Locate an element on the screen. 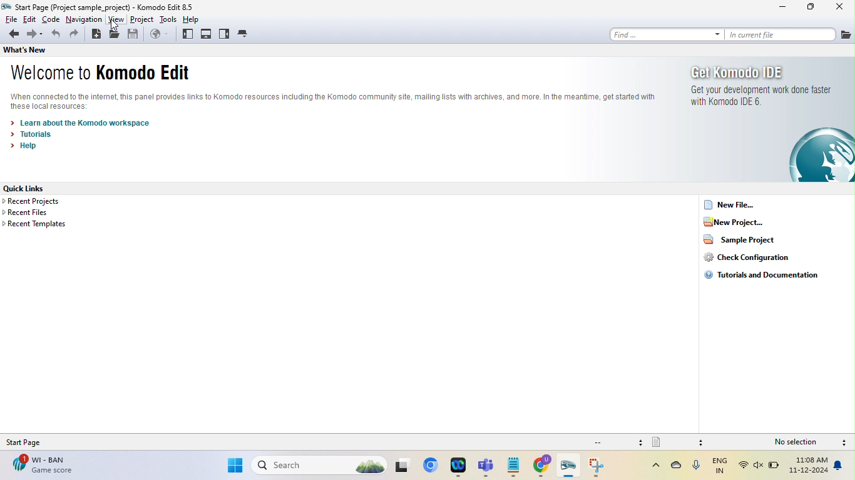 This screenshot has height=480, width=855. connect to internet to view related resources is located at coordinates (339, 100).